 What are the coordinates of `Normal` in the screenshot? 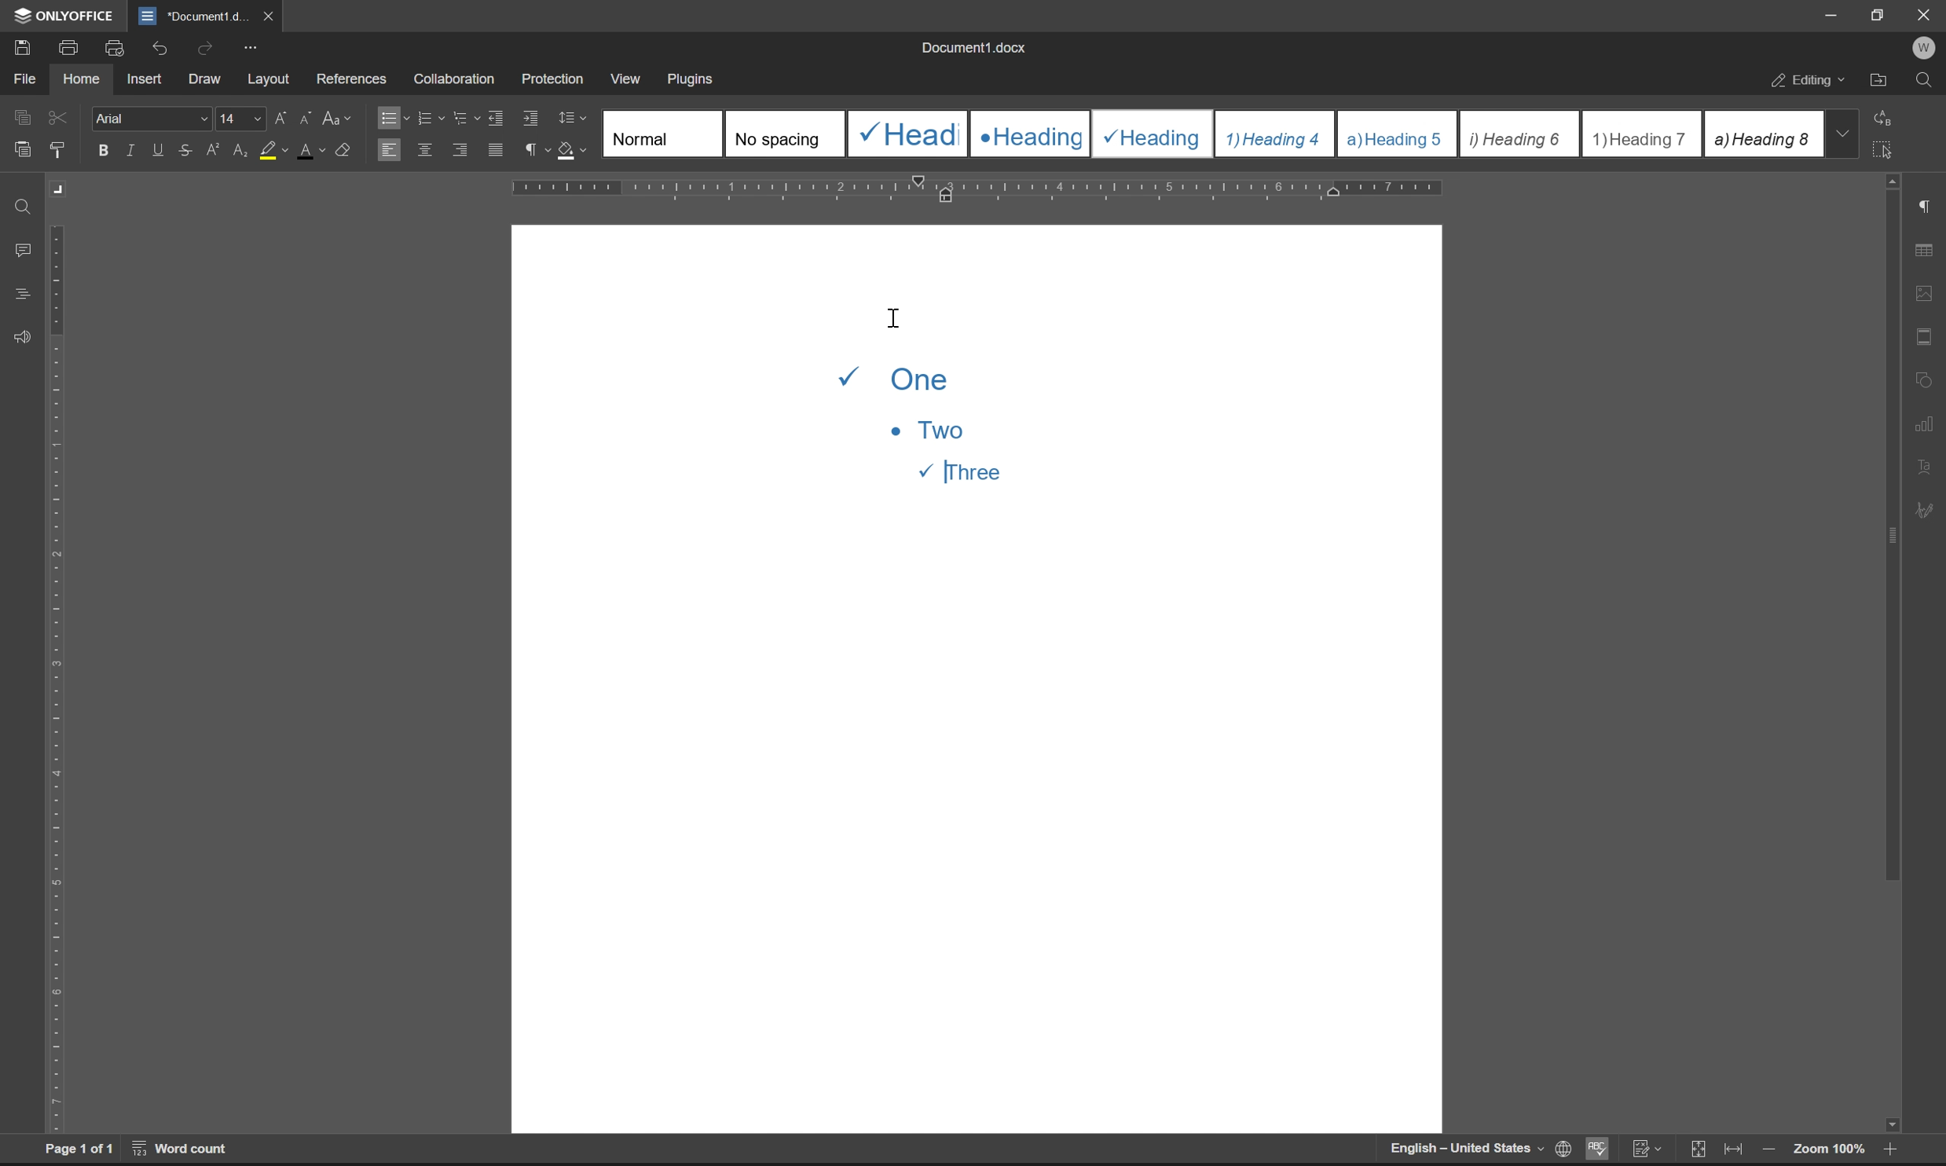 It's located at (663, 133).